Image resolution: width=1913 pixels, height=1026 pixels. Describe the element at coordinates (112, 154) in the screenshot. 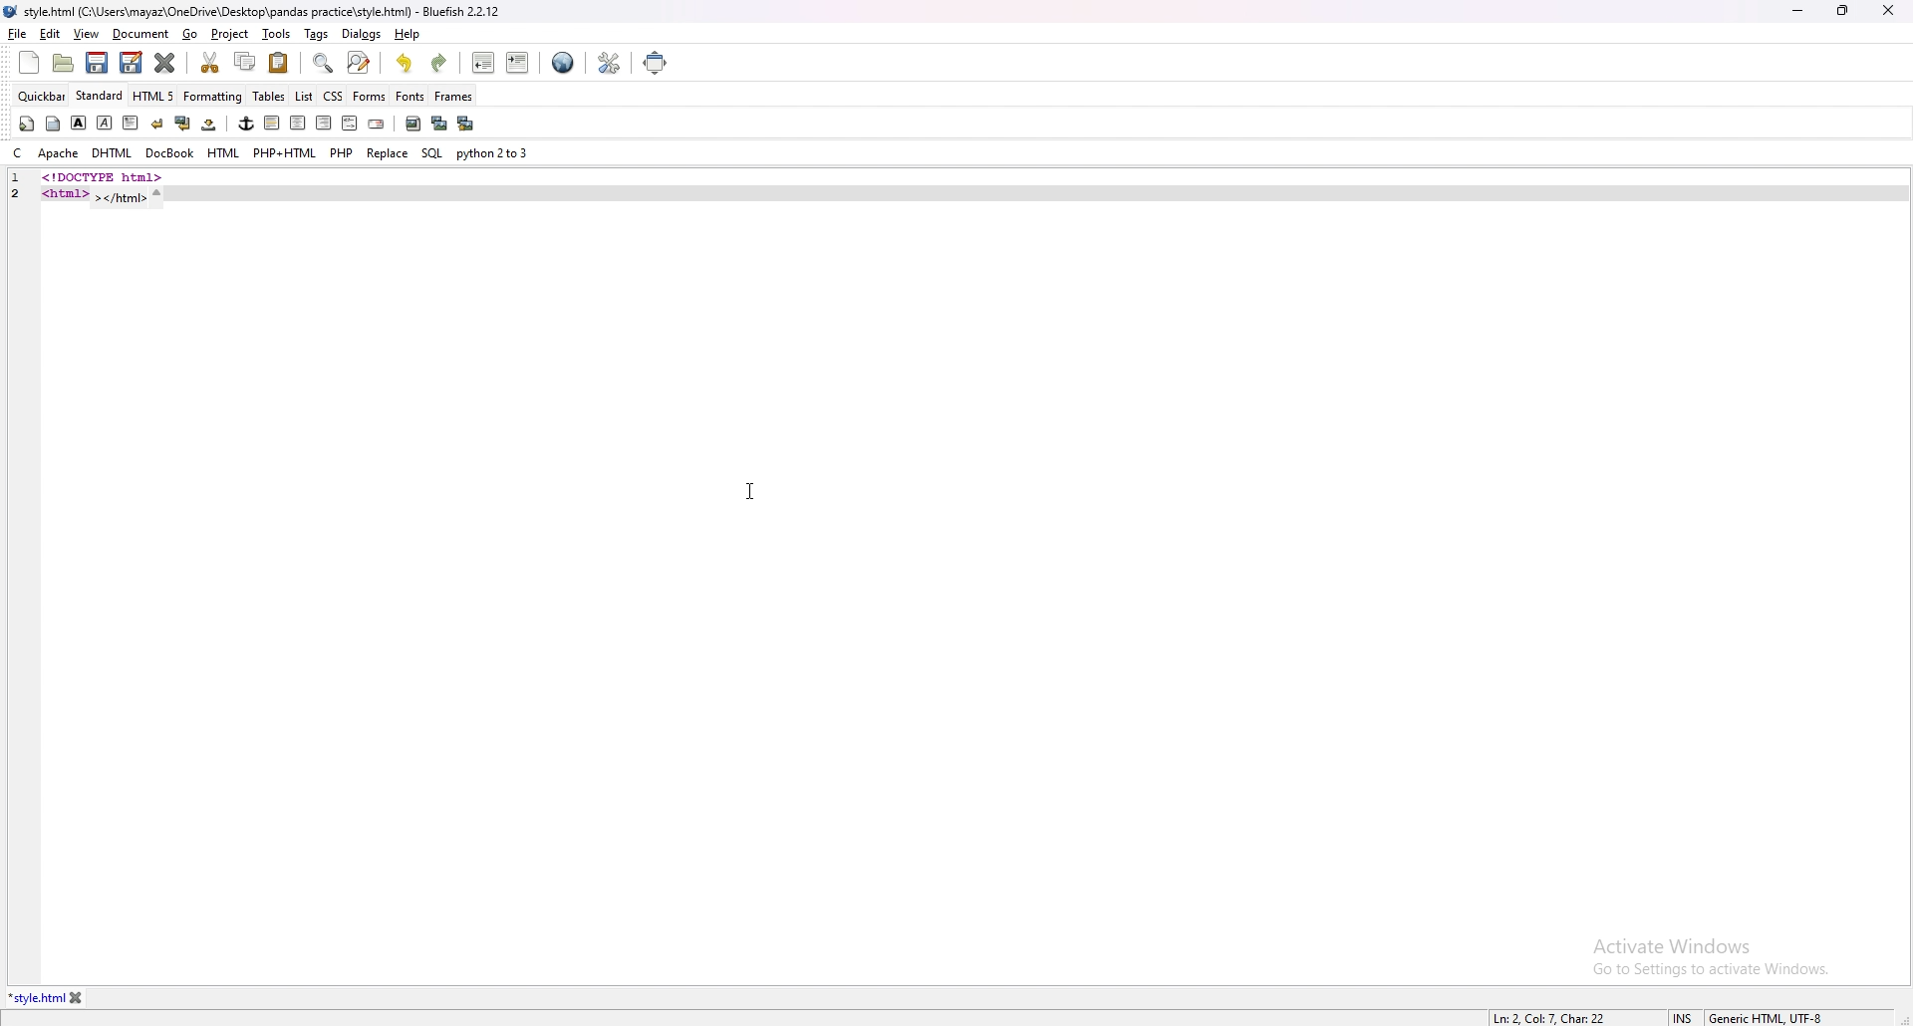

I see `dhtml` at that location.